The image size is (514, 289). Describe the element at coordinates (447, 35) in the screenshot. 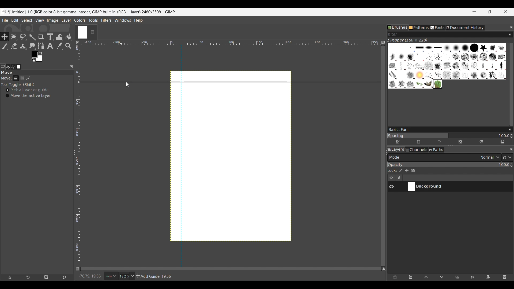

I see `Type in brush filter` at that location.